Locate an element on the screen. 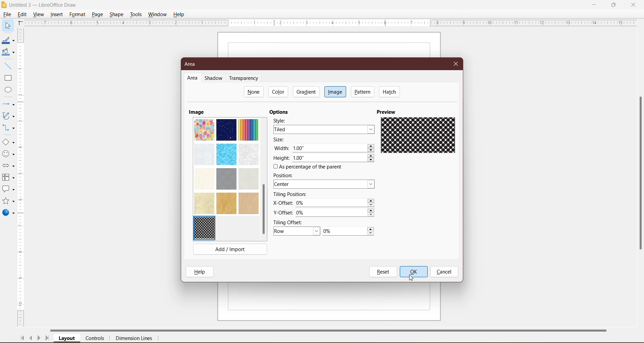 Image resolution: width=644 pixels, height=343 pixels. Add/Import is located at coordinates (230, 250).